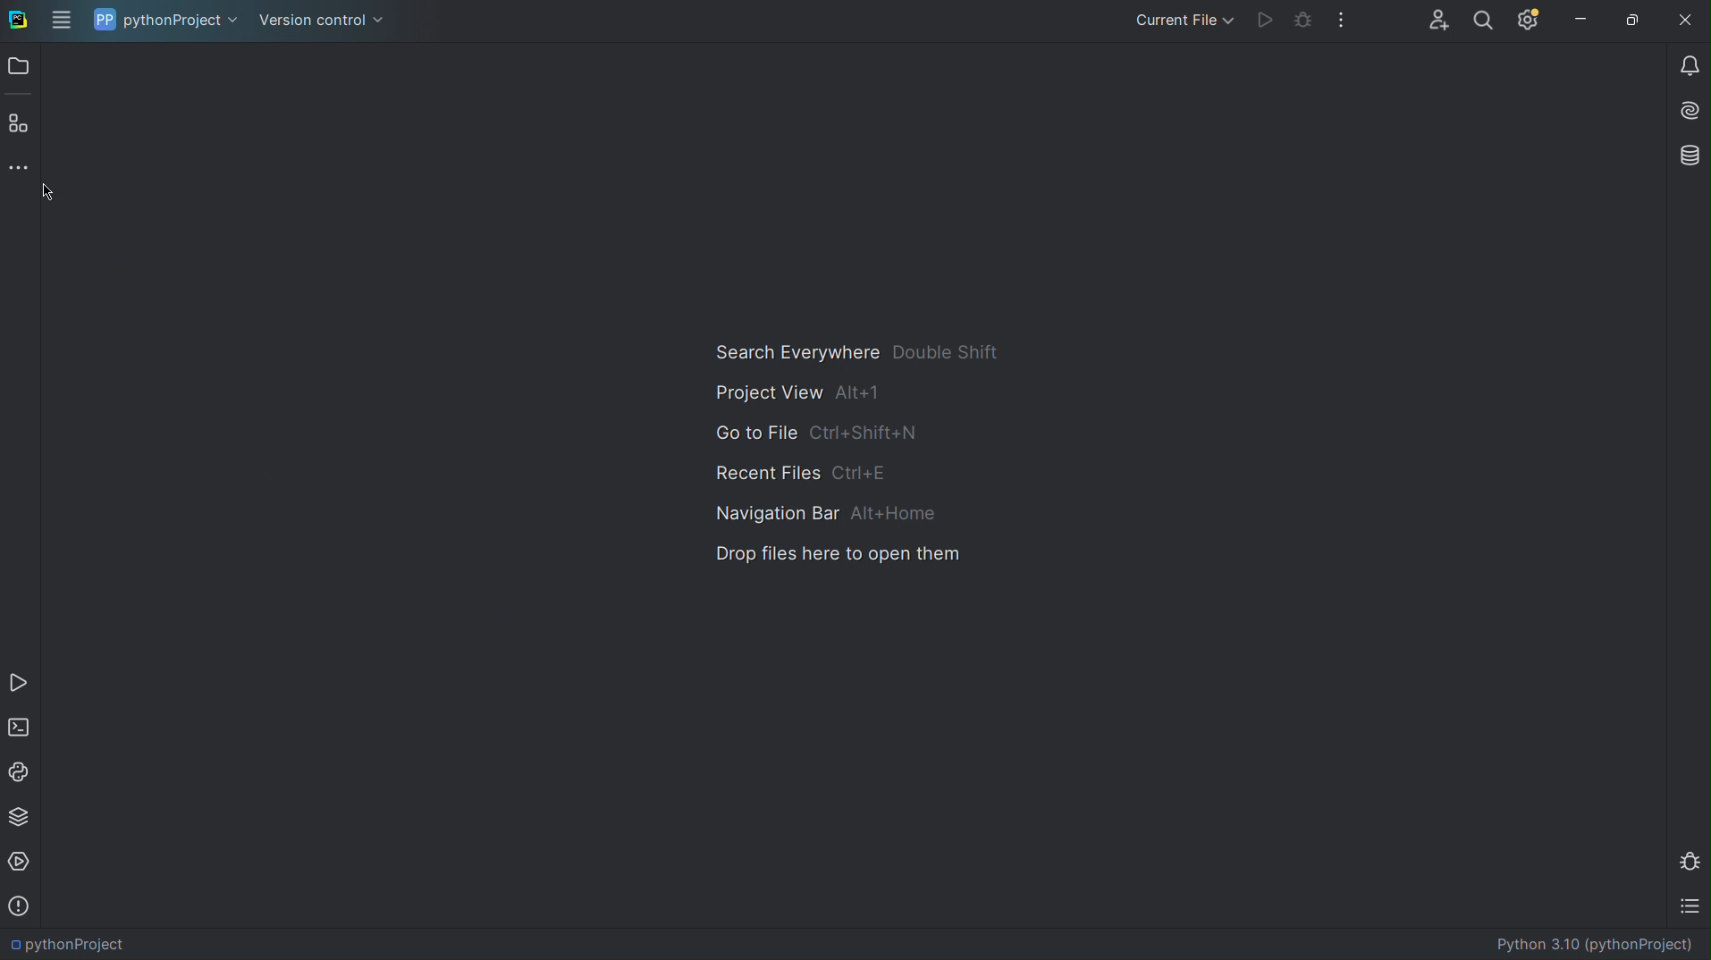 This screenshot has height=960, width=1711. I want to click on Python Packages, so click(20, 814).